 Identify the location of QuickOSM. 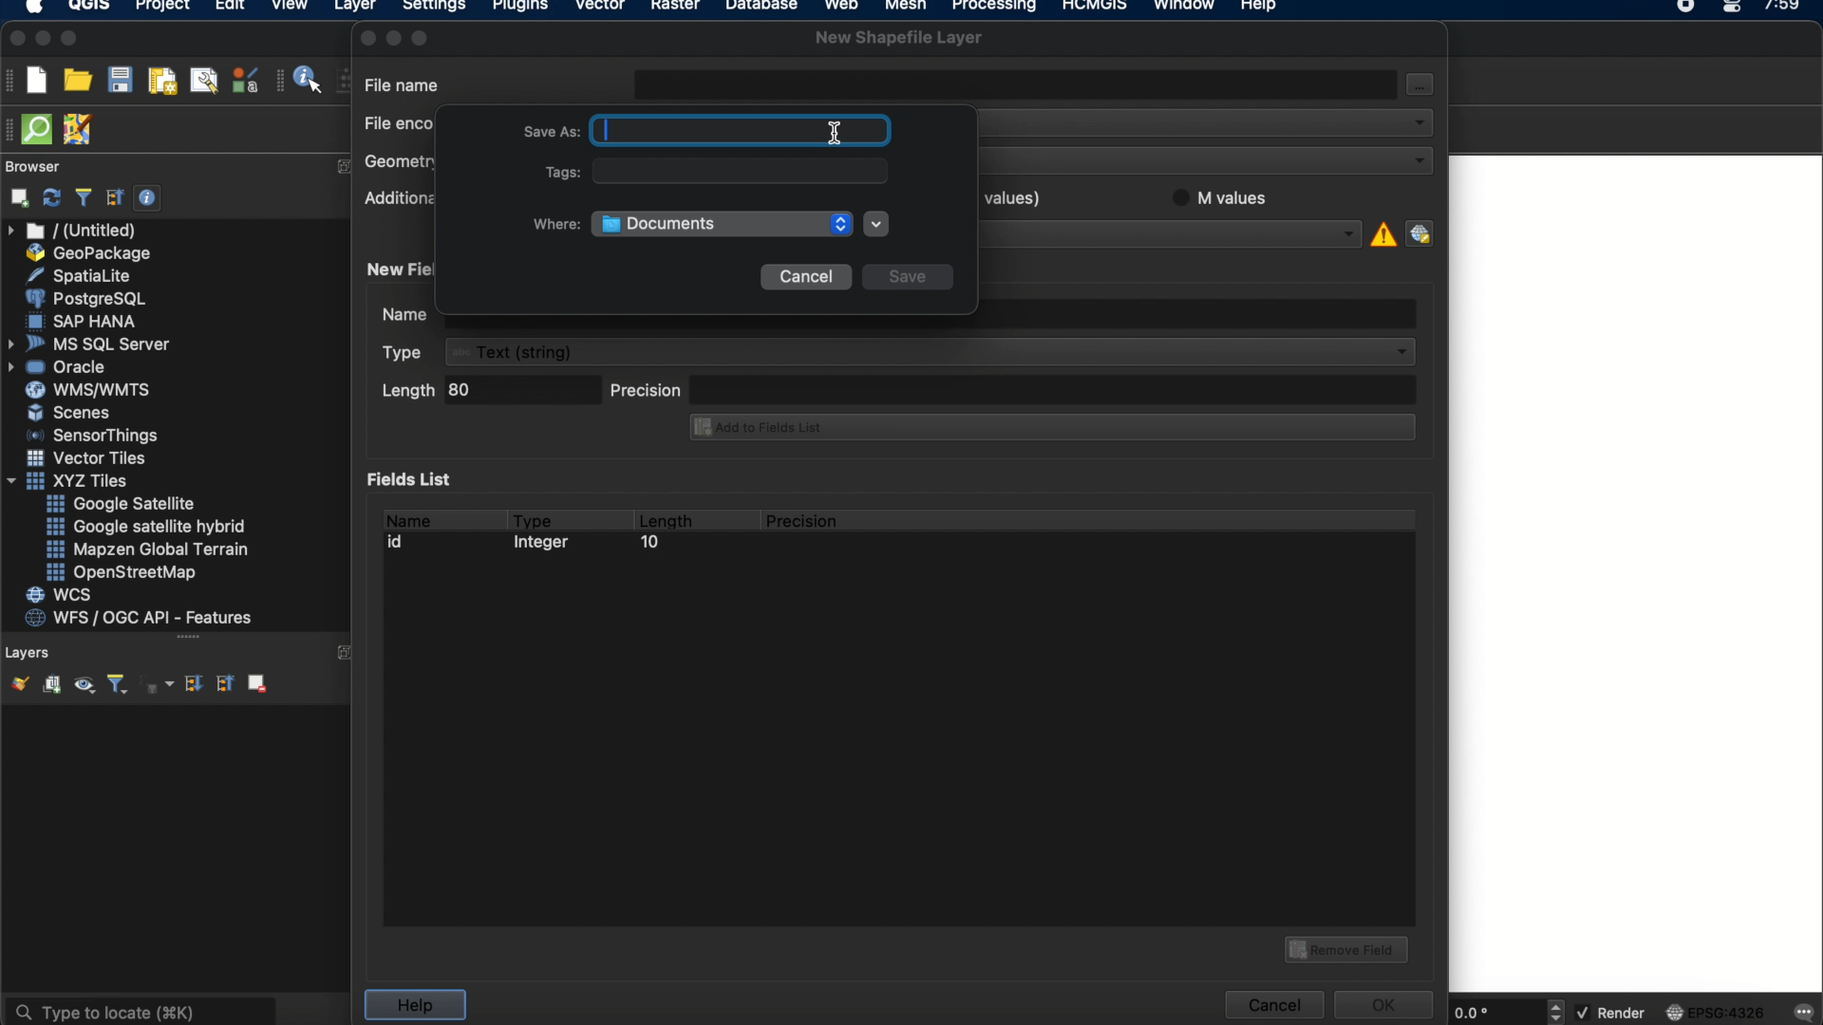
(41, 129).